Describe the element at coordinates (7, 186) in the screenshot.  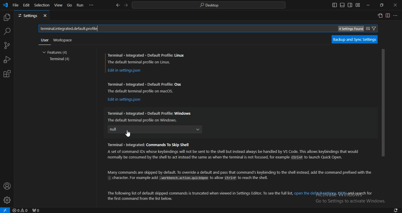
I see `account` at that location.